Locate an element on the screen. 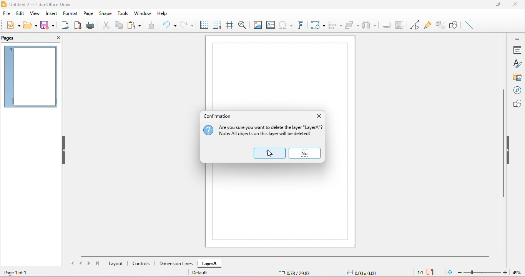 Image resolution: width=525 pixels, height=277 pixels. text box is located at coordinates (270, 25).